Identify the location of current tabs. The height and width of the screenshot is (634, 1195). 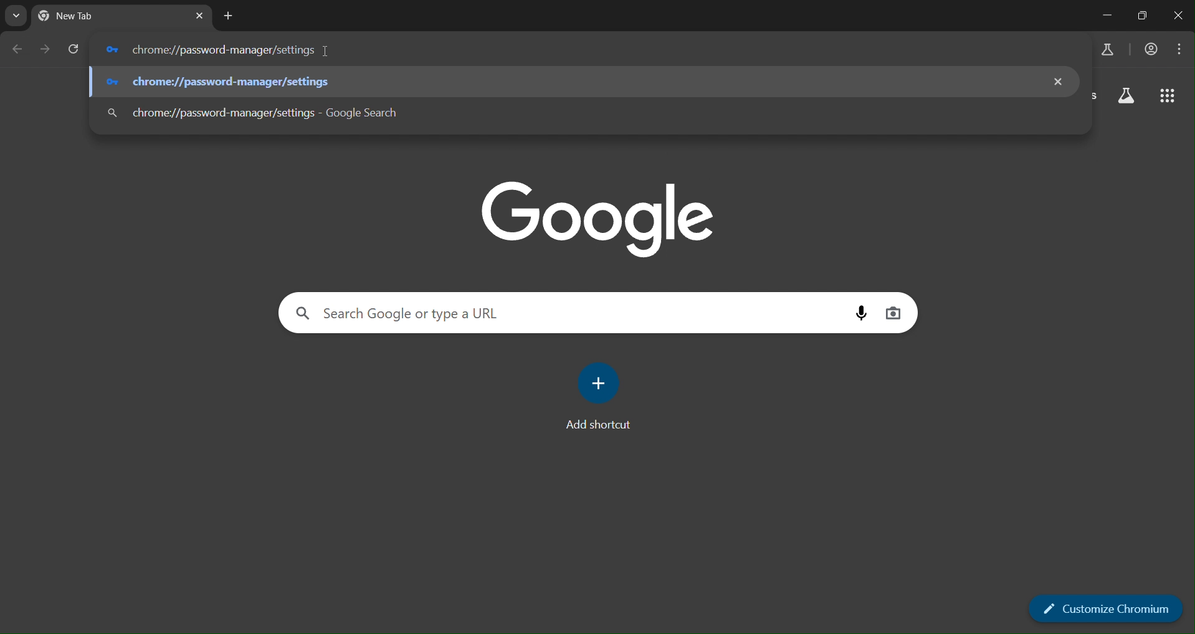
(95, 17).